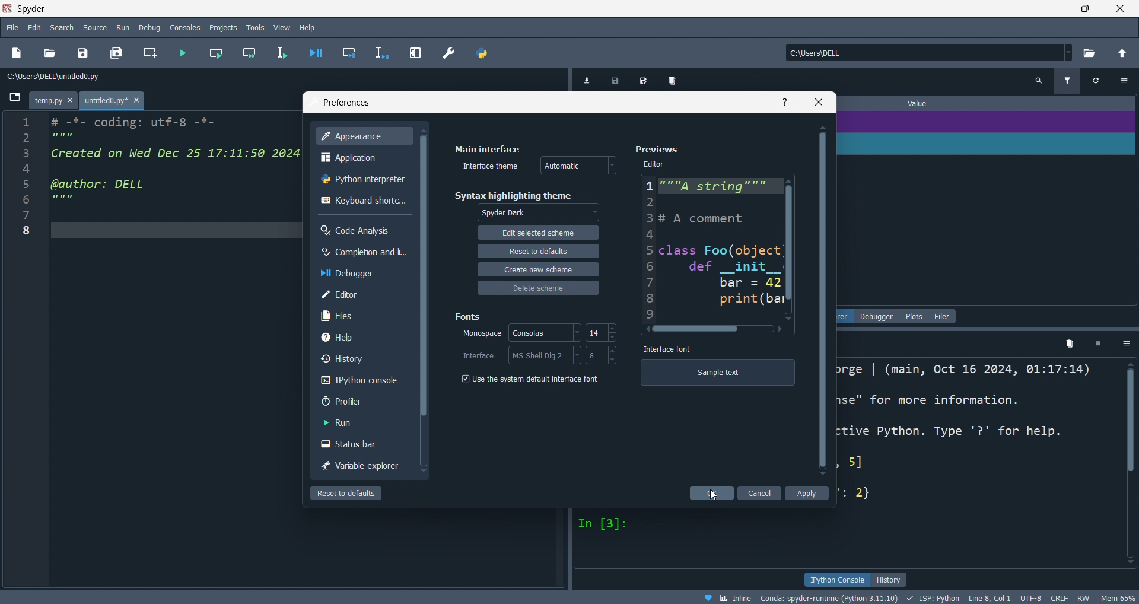 The image size is (1139, 604). What do you see at coordinates (1033, 596) in the screenshot?
I see `UTF-8` at bounding box center [1033, 596].